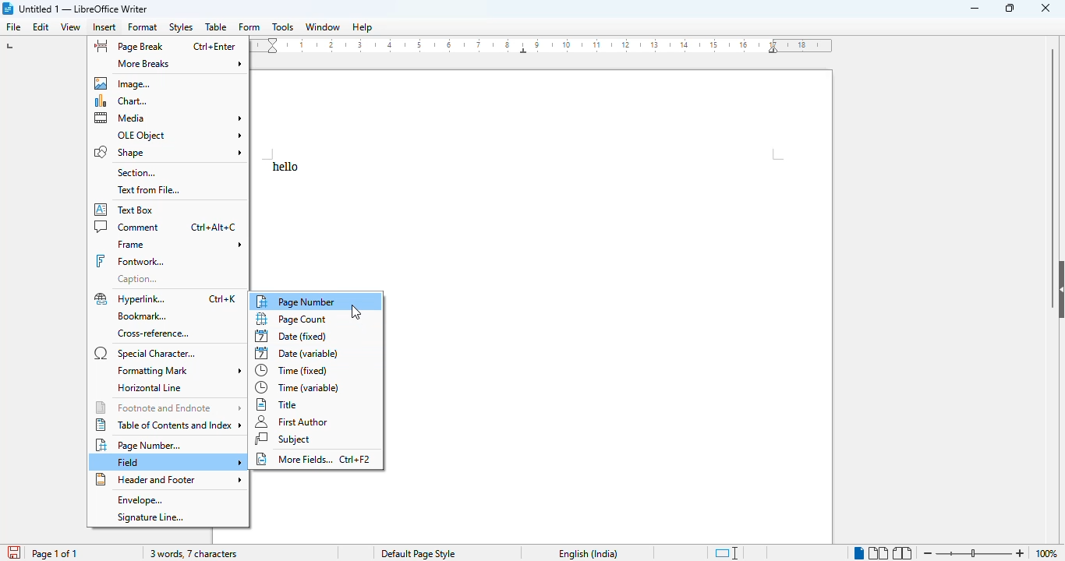 The width and height of the screenshot is (1065, 561). What do you see at coordinates (356, 312) in the screenshot?
I see `cursor` at bounding box center [356, 312].